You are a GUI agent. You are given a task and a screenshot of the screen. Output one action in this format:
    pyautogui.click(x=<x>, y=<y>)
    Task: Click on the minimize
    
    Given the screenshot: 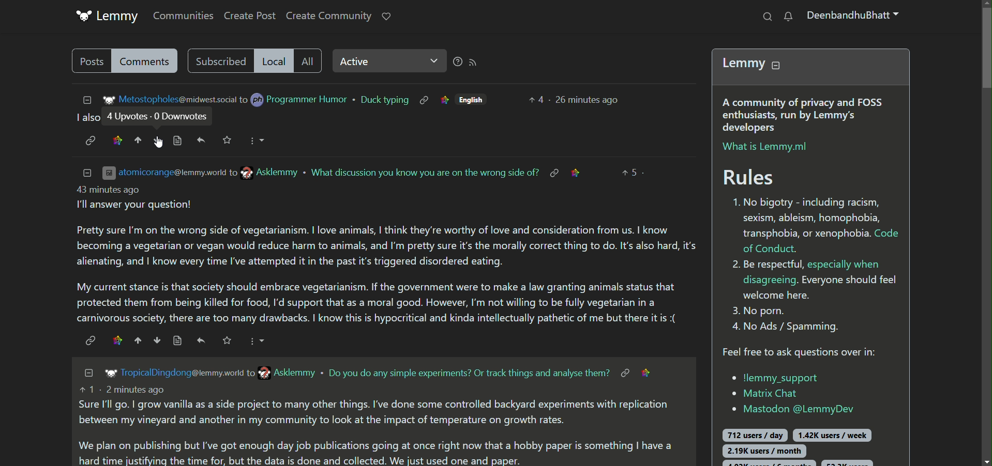 What is the action you would take?
    pyautogui.click(x=87, y=172)
    